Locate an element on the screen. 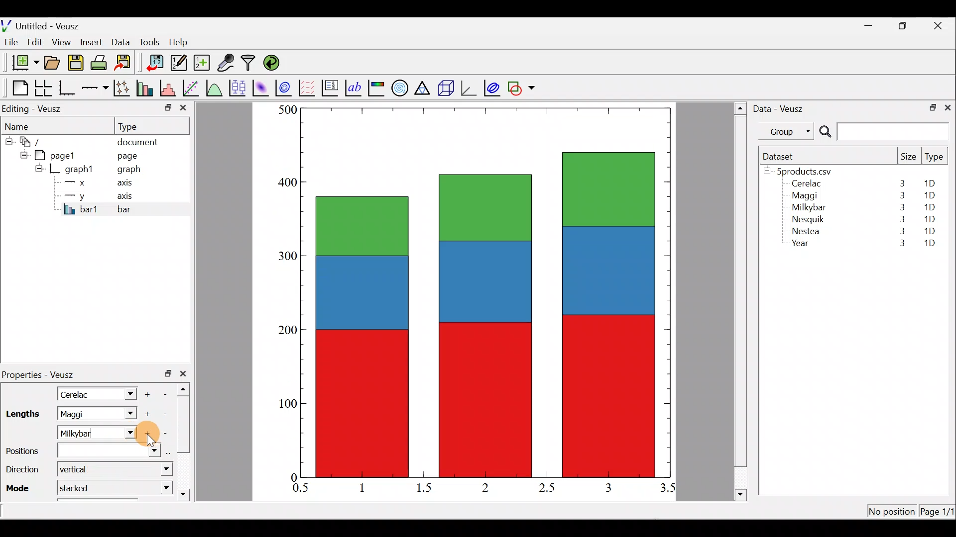 This screenshot has height=537, width=956. close is located at coordinates (948, 107).